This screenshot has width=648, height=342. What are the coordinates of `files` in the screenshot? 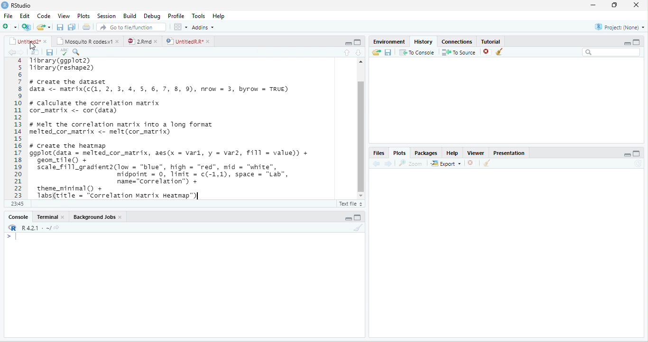 It's located at (378, 153).